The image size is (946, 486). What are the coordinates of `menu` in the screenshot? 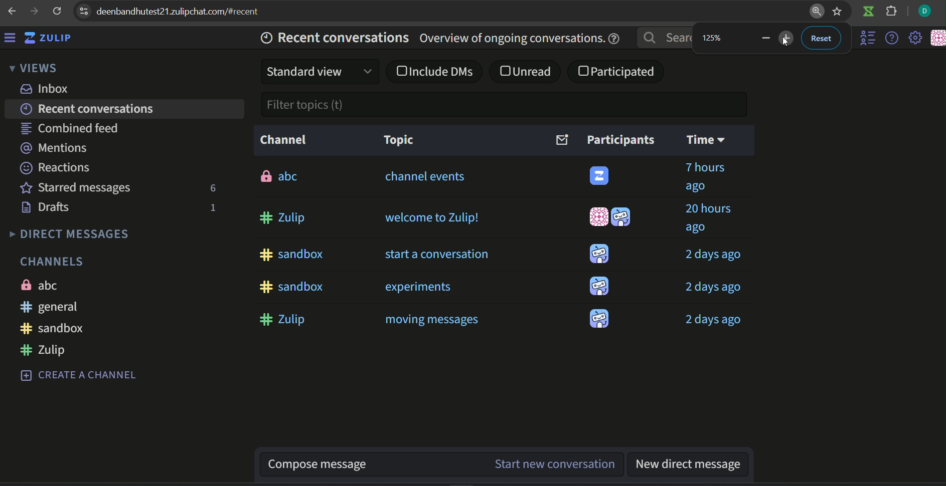 It's located at (13, 39).